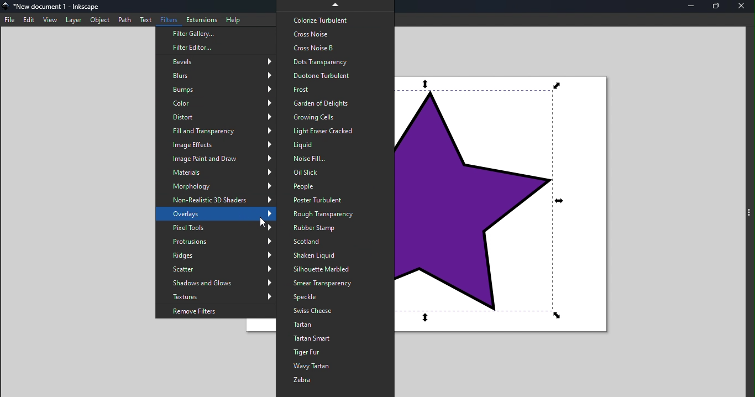 This screenshot has width=755, height=397. Describe the element at coordinates (167, 19) in the screenshot. I see `Filters` at that location.